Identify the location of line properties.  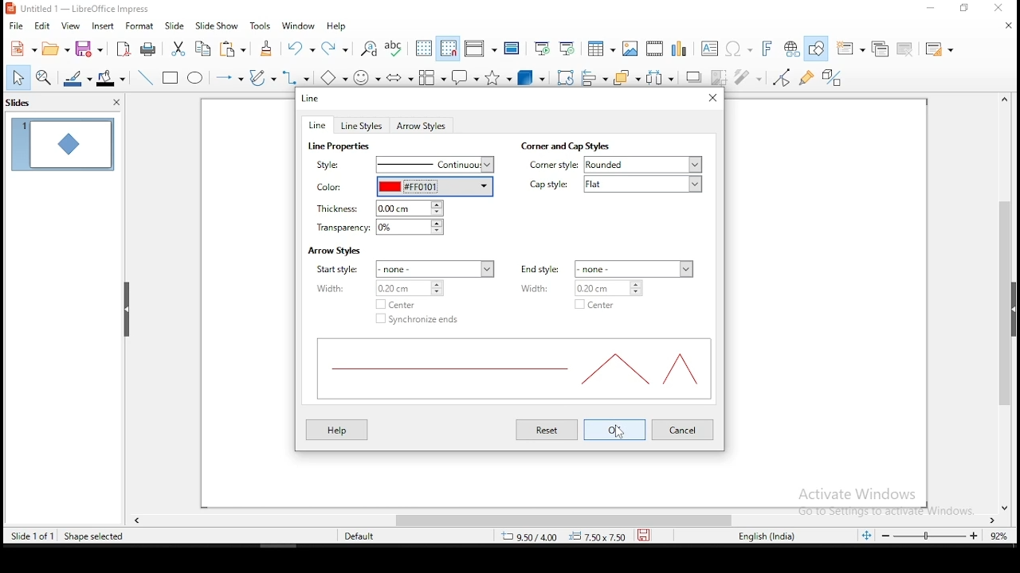
(341, 146).